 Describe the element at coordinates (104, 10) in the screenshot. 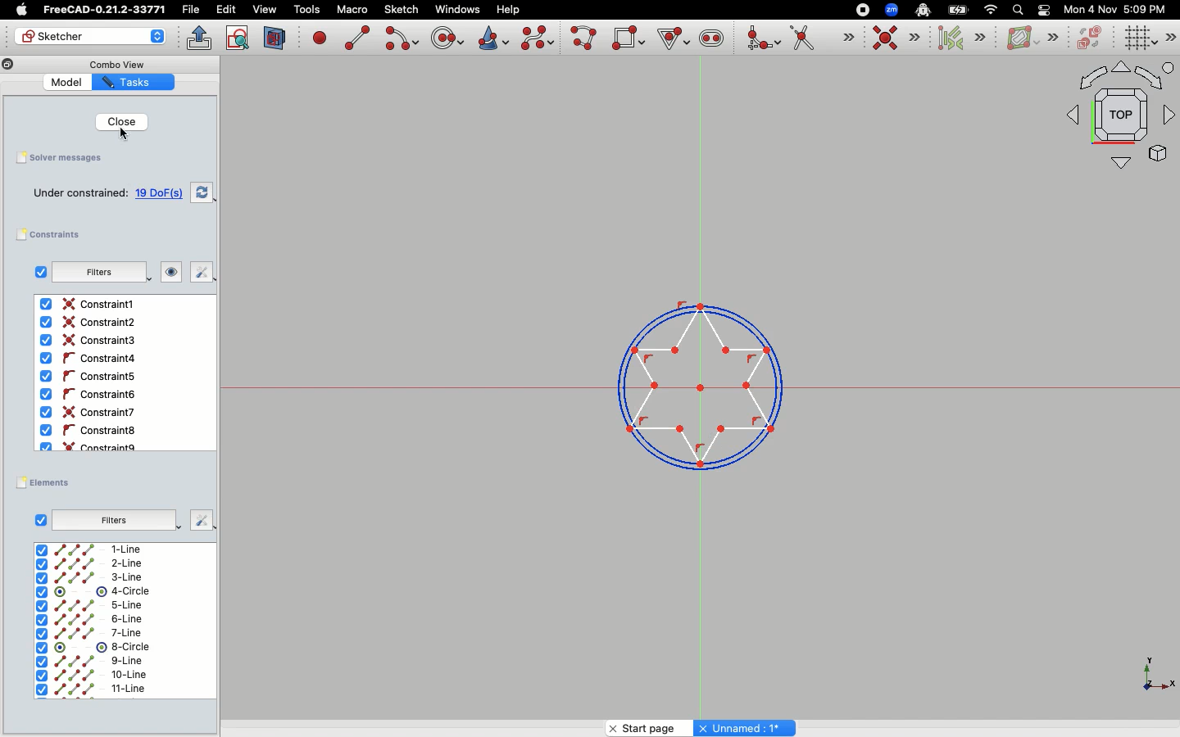

I see `FreeCAD-0.21.2-33771` at that location.